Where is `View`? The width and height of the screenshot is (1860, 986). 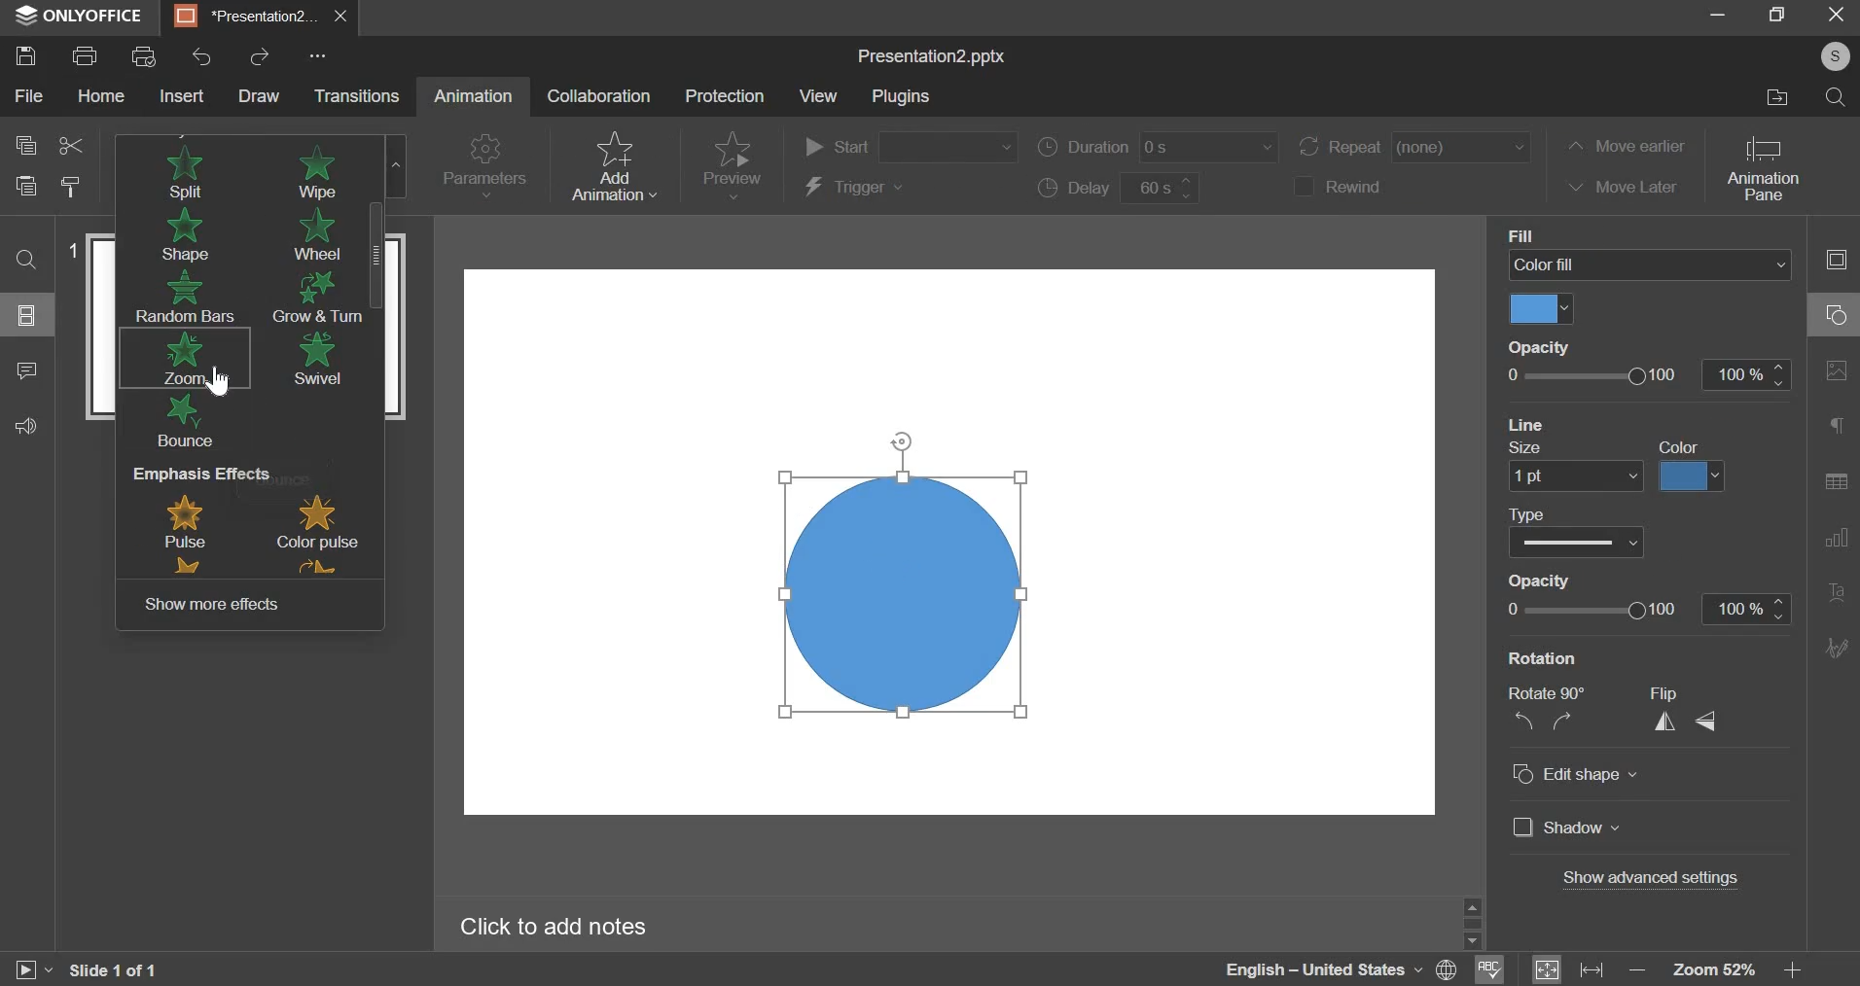 View is located at coordinates (820, 100).